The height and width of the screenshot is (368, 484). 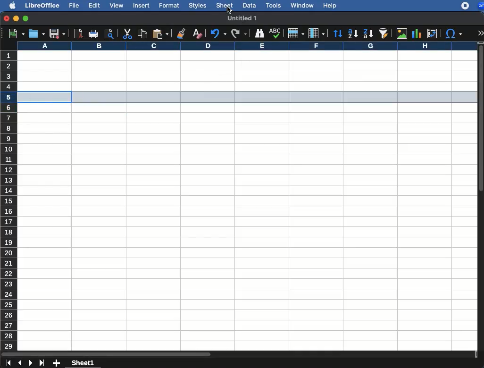 What do you see at coordinates (249, 5) in the screenshot?
I see `data` at bounding box center [249, 5].